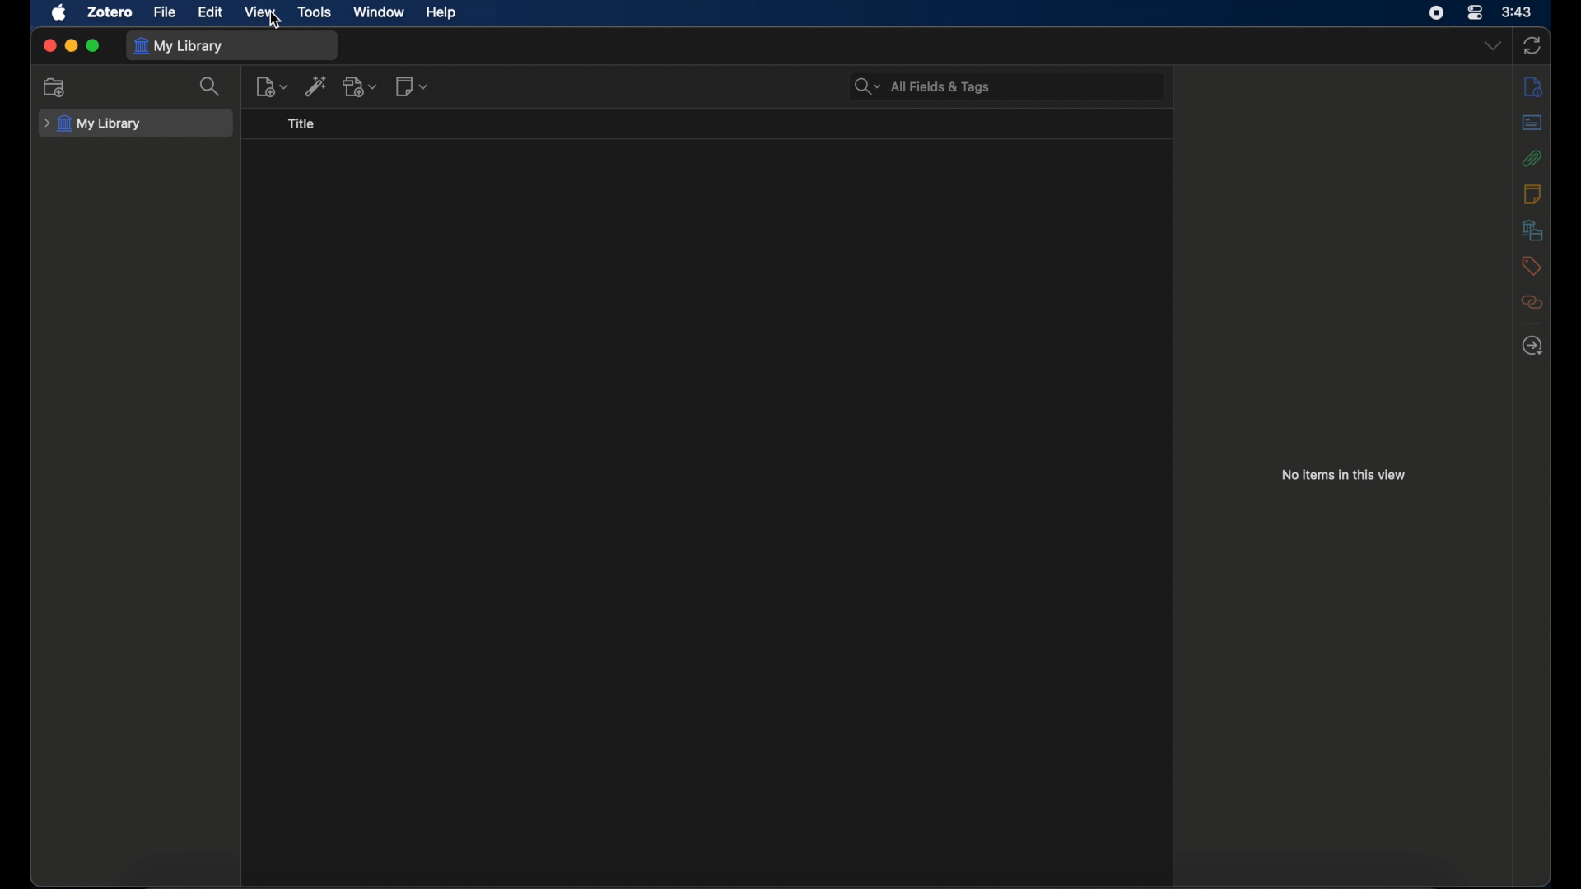 This screenshot has width=1581, height=889. I want to click on time, so click(1517, 12).